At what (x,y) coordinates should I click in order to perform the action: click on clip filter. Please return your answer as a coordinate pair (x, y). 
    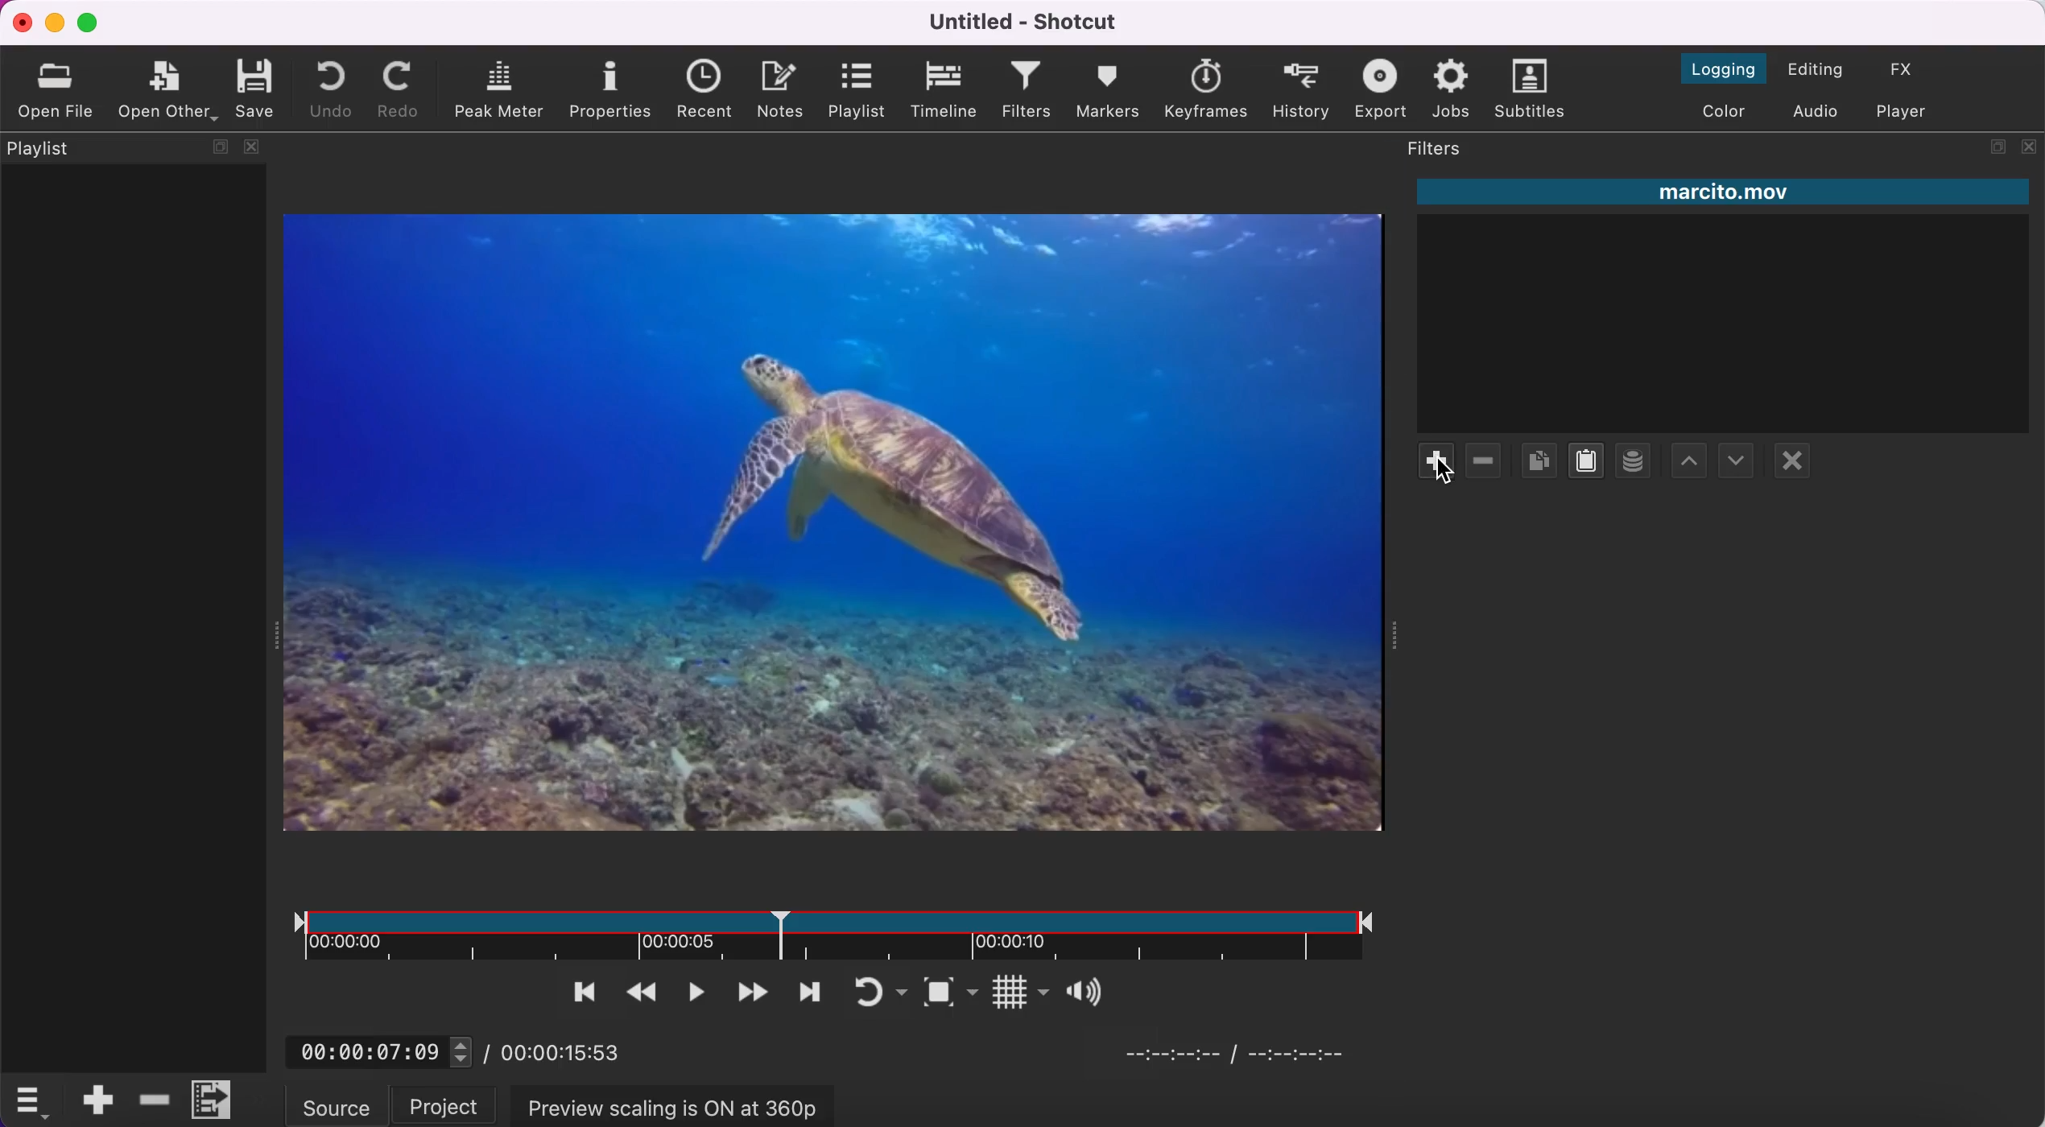
    Looking at the image, I should click on (1728, 318).